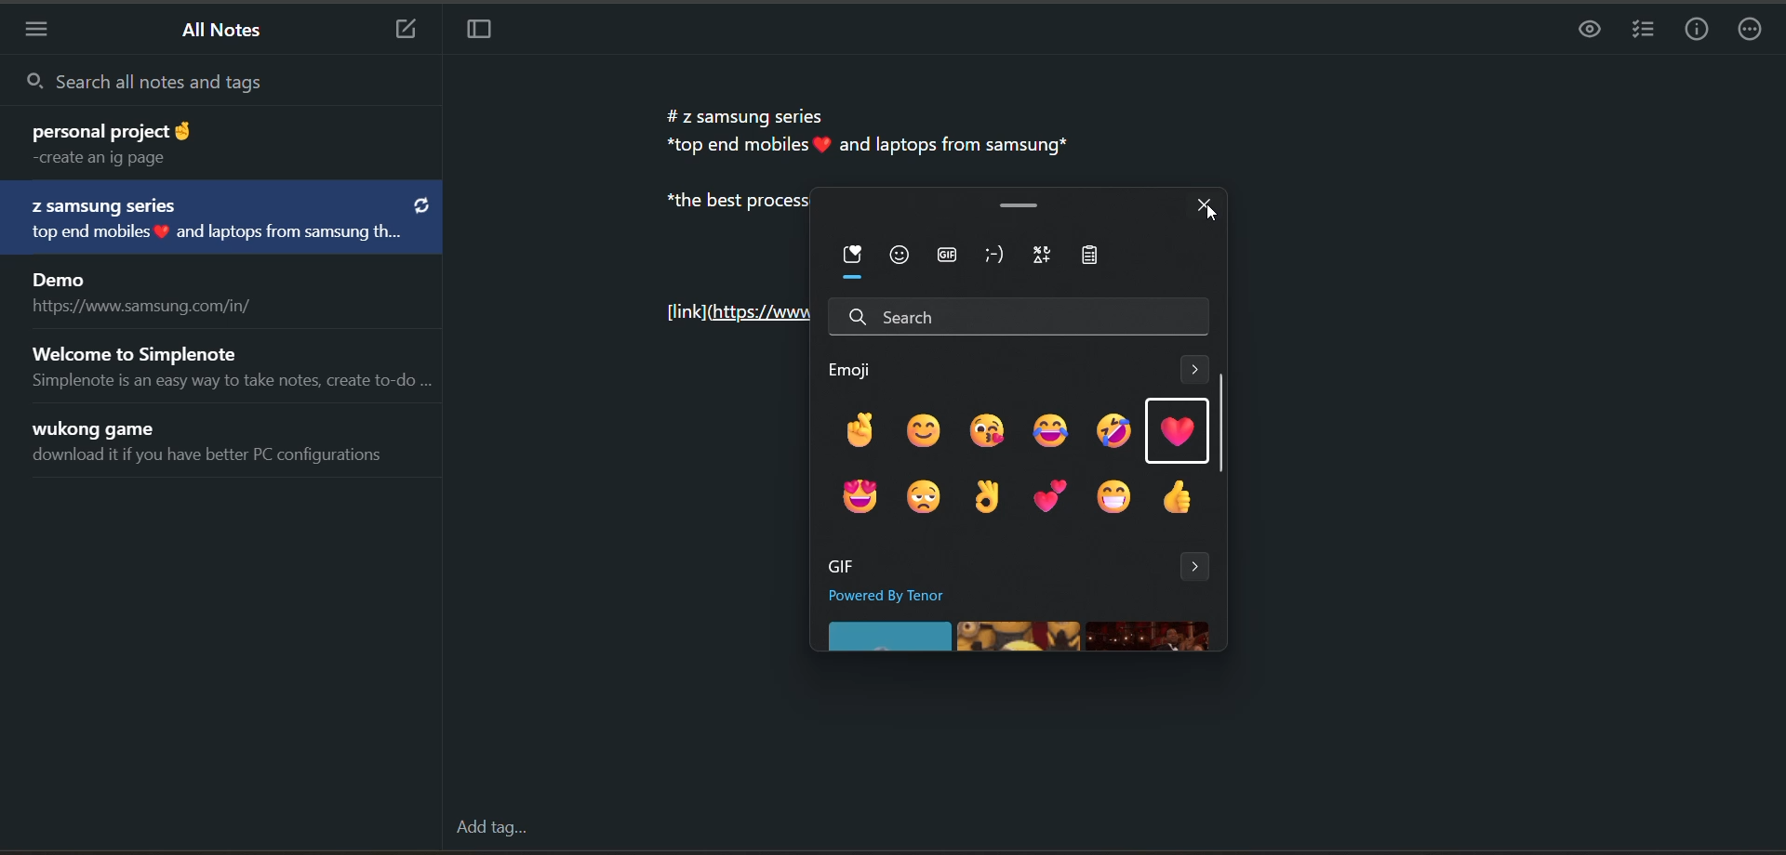  Describe the element at coordinates (491, 827) in the screenshot. I see `add tag` at that location.